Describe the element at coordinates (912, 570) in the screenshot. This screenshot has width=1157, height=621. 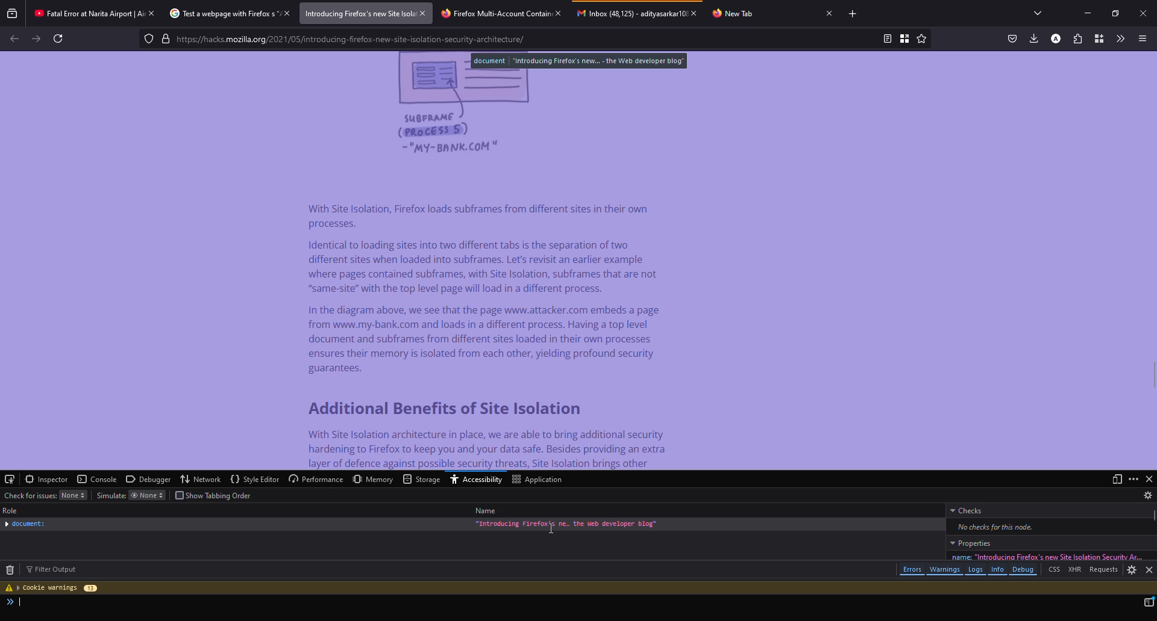
I see `errors` at that location.